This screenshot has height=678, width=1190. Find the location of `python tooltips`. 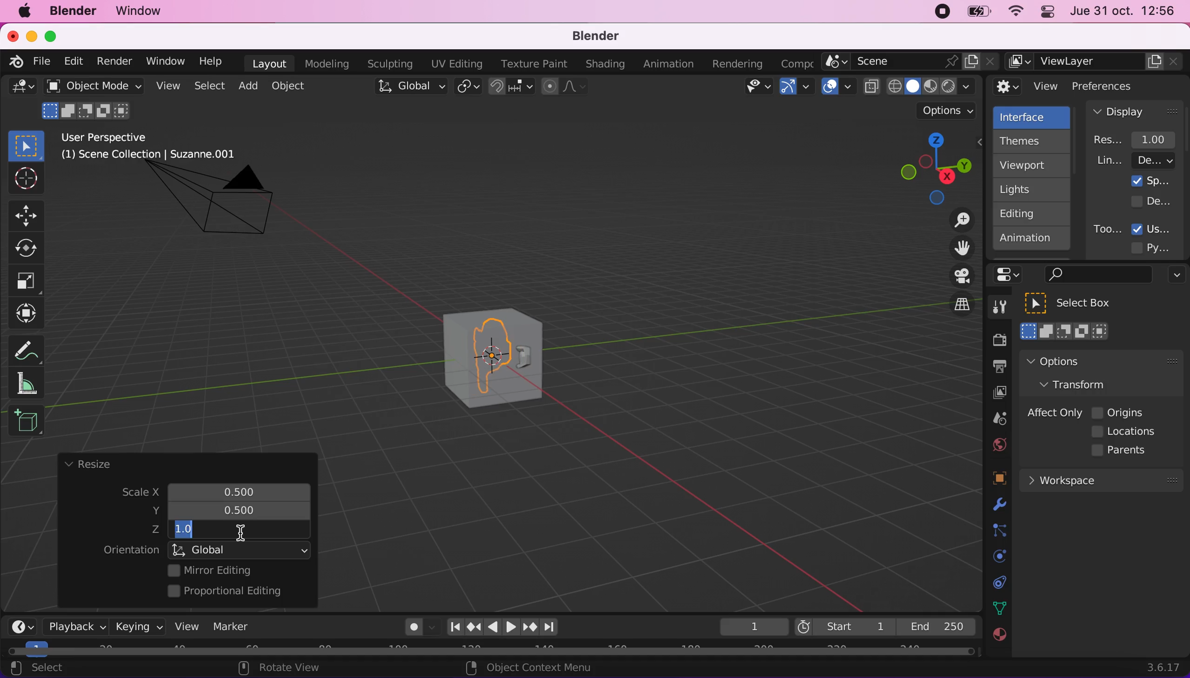

python tooltips is located at coordinates (1162, 246).